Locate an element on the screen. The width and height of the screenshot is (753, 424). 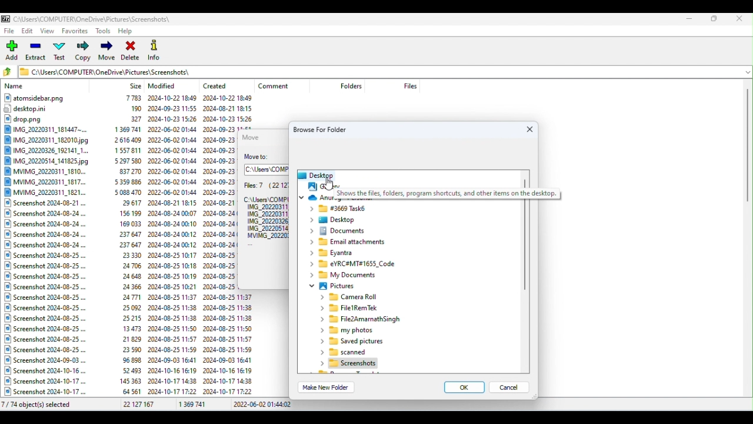
Folder is located at coordinates (354, 308).